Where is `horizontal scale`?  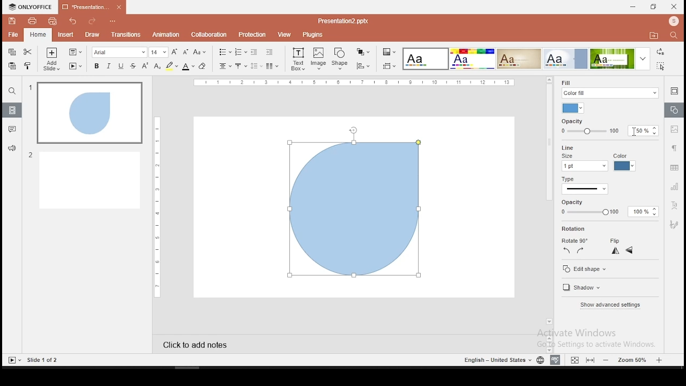 horizontal scale is located at coordinates (155, 206).